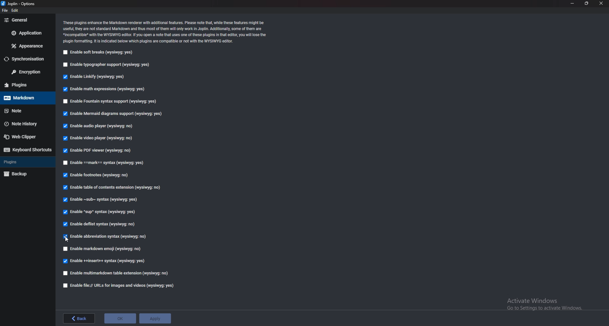 This screenshot has width=609, height=326. What do you see at coordinates (27, 150) in the screenshot?
I see `Keyboard shortcuts` at bounding box center [27, 150].